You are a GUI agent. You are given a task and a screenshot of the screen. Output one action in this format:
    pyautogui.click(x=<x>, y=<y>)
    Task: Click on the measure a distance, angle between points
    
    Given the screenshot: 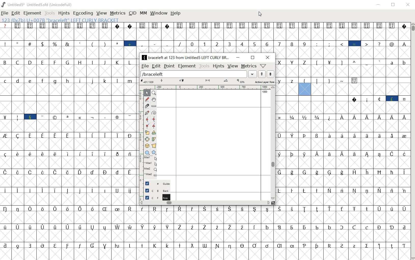 What is the action you would take?
    pyautogui.click(x=154, y=106)
    